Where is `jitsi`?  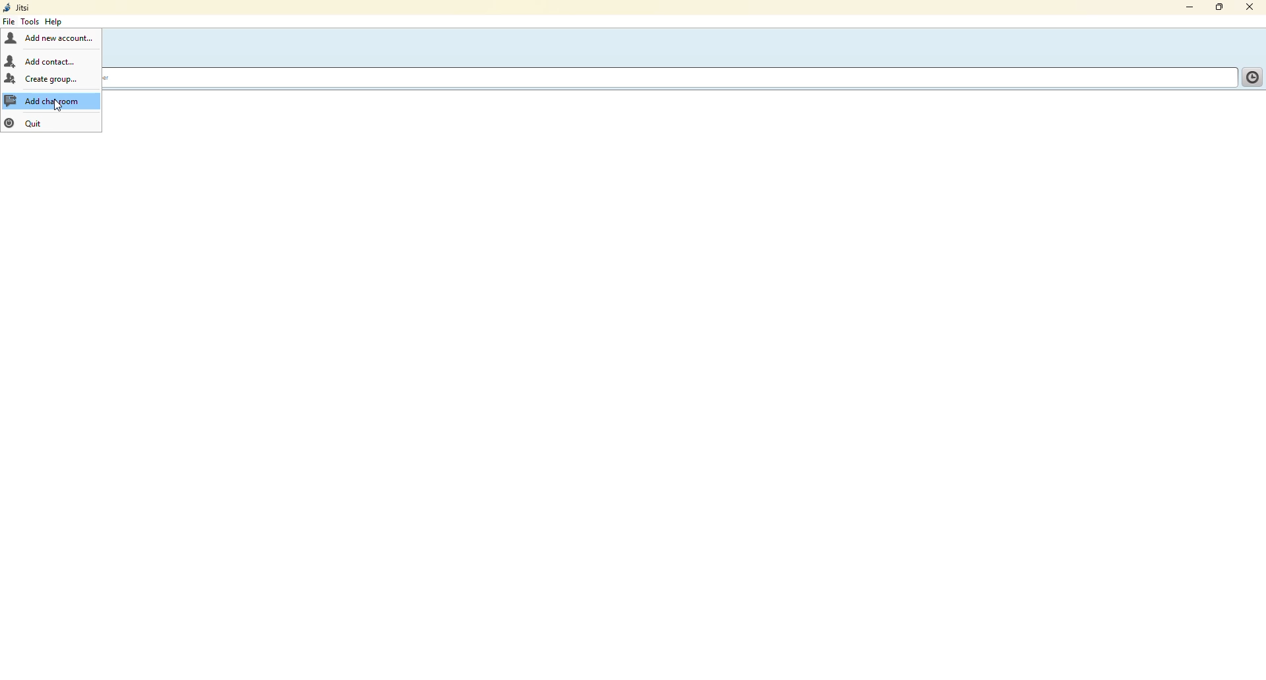 jitsi is located at coordinates (18, 8).